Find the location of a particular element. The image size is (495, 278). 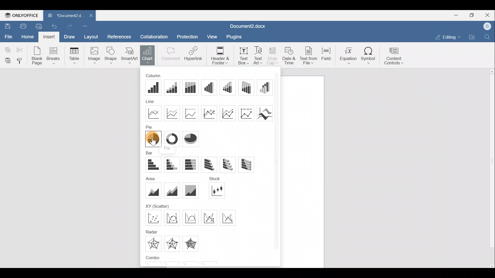

Clustered column is located at coordinates (153, 89).